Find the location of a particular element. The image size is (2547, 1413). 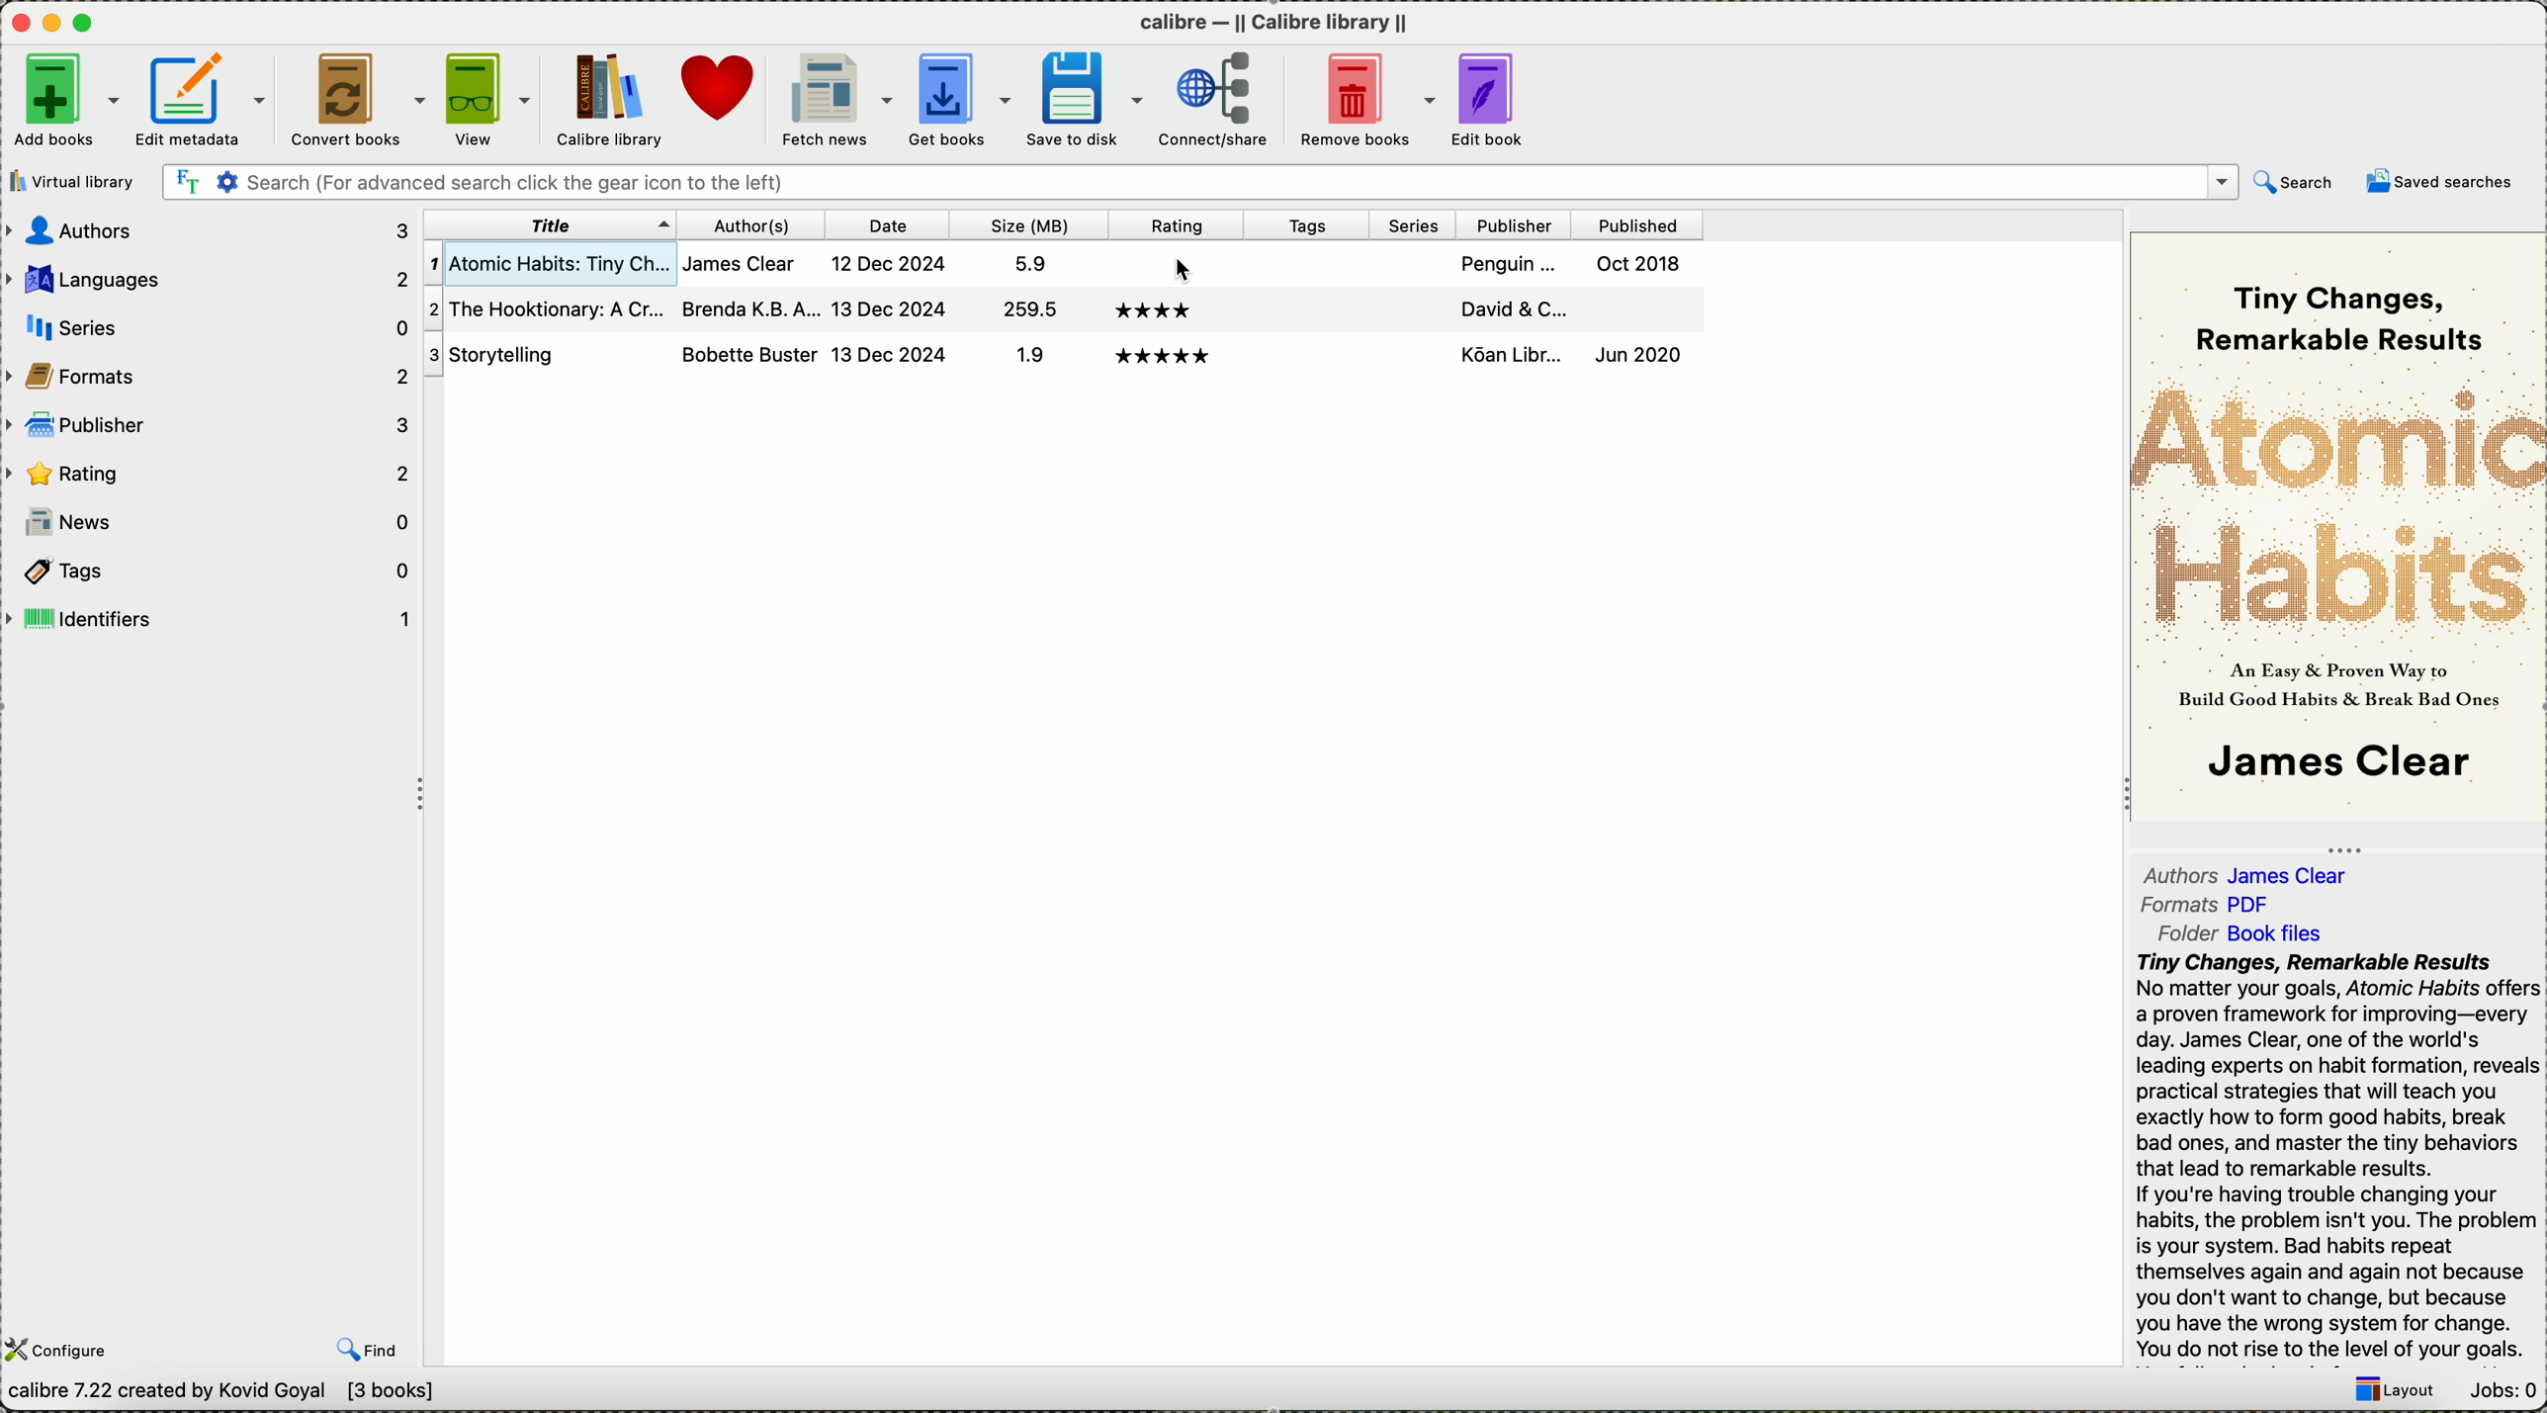

published is located at coordinates (1633, 224).